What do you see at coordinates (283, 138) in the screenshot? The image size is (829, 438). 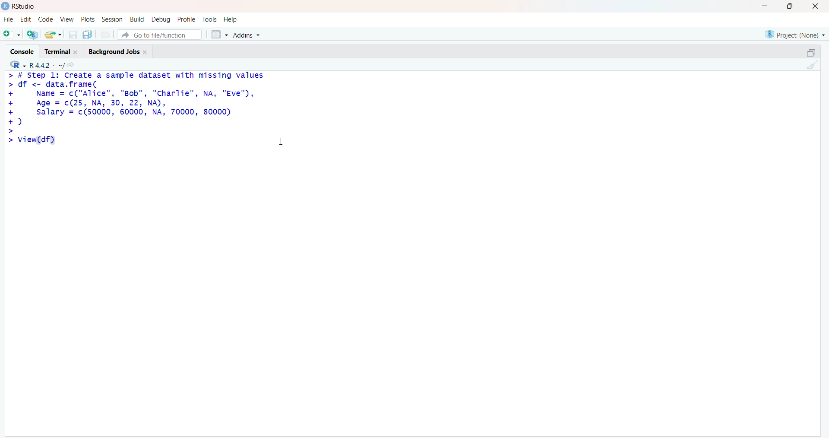 I see `Text cursor` at bounding box center [283, 138].